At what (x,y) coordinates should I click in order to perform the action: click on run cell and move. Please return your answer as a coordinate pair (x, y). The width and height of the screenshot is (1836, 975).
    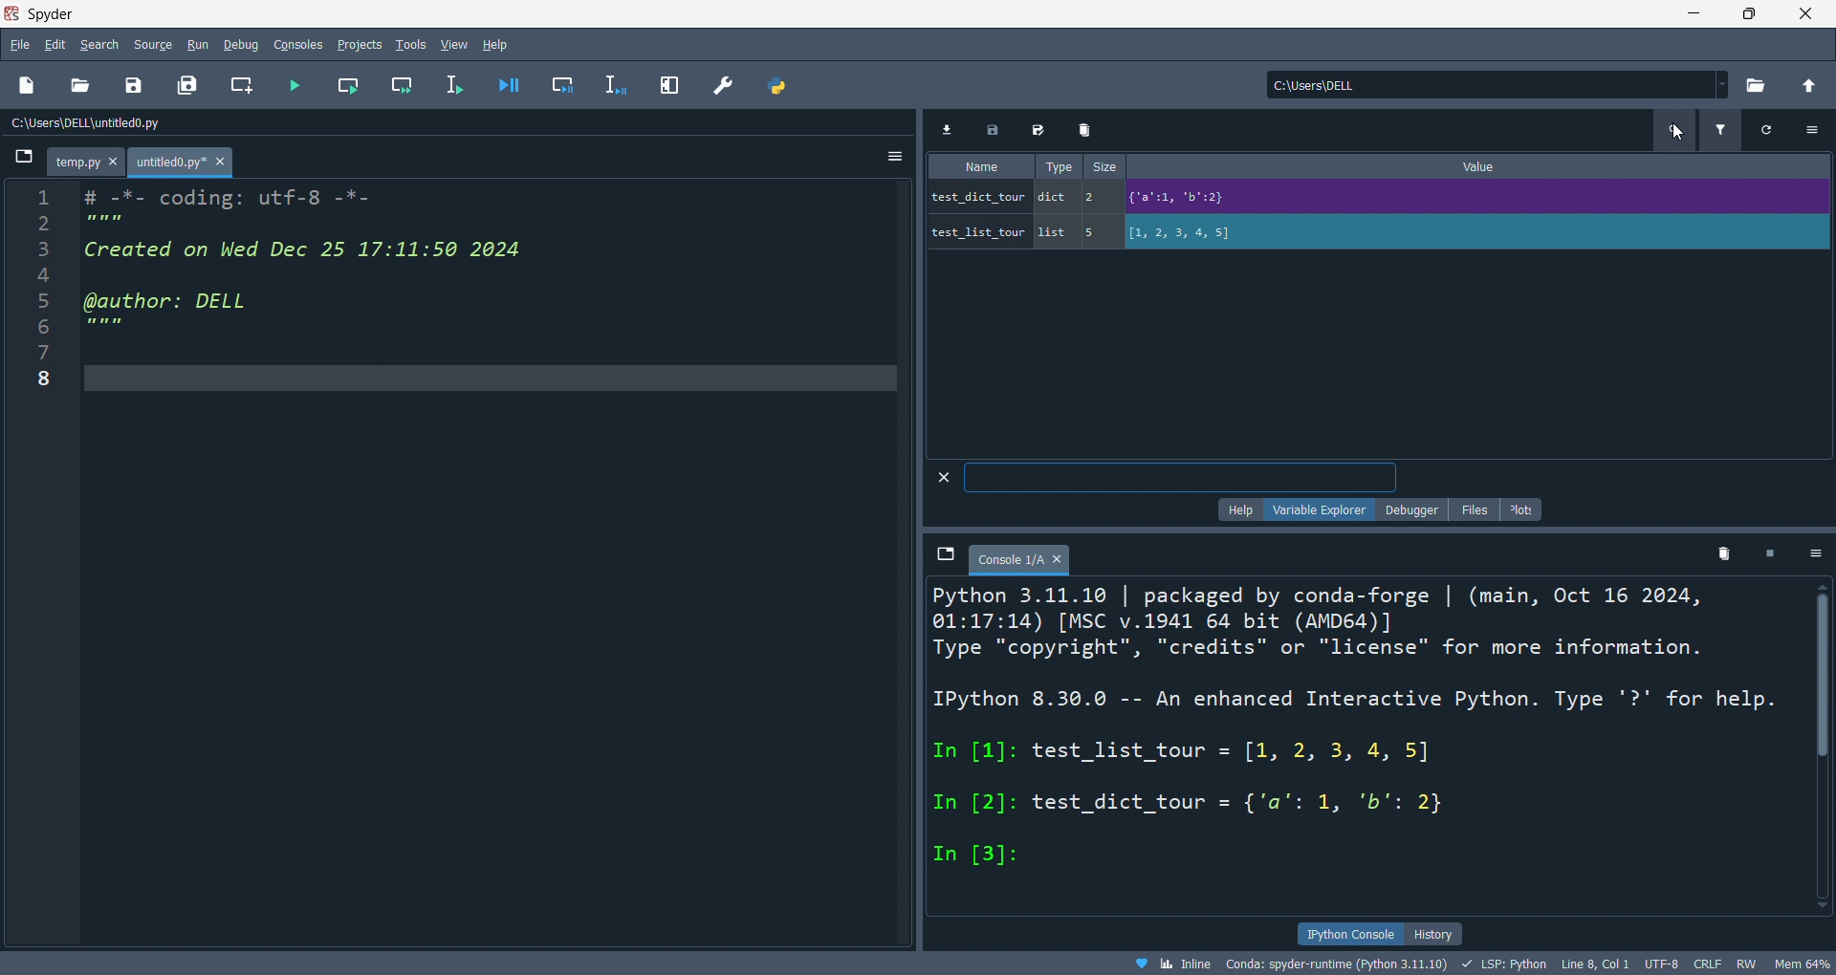
    Looking at the image, I should click on (399, 87).